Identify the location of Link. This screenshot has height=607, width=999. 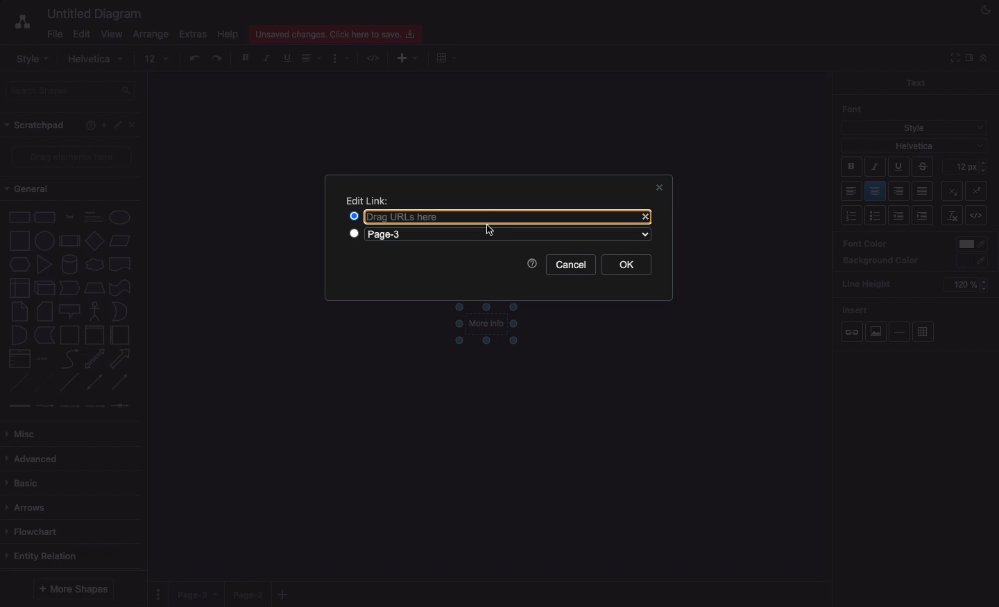
(852, 333).